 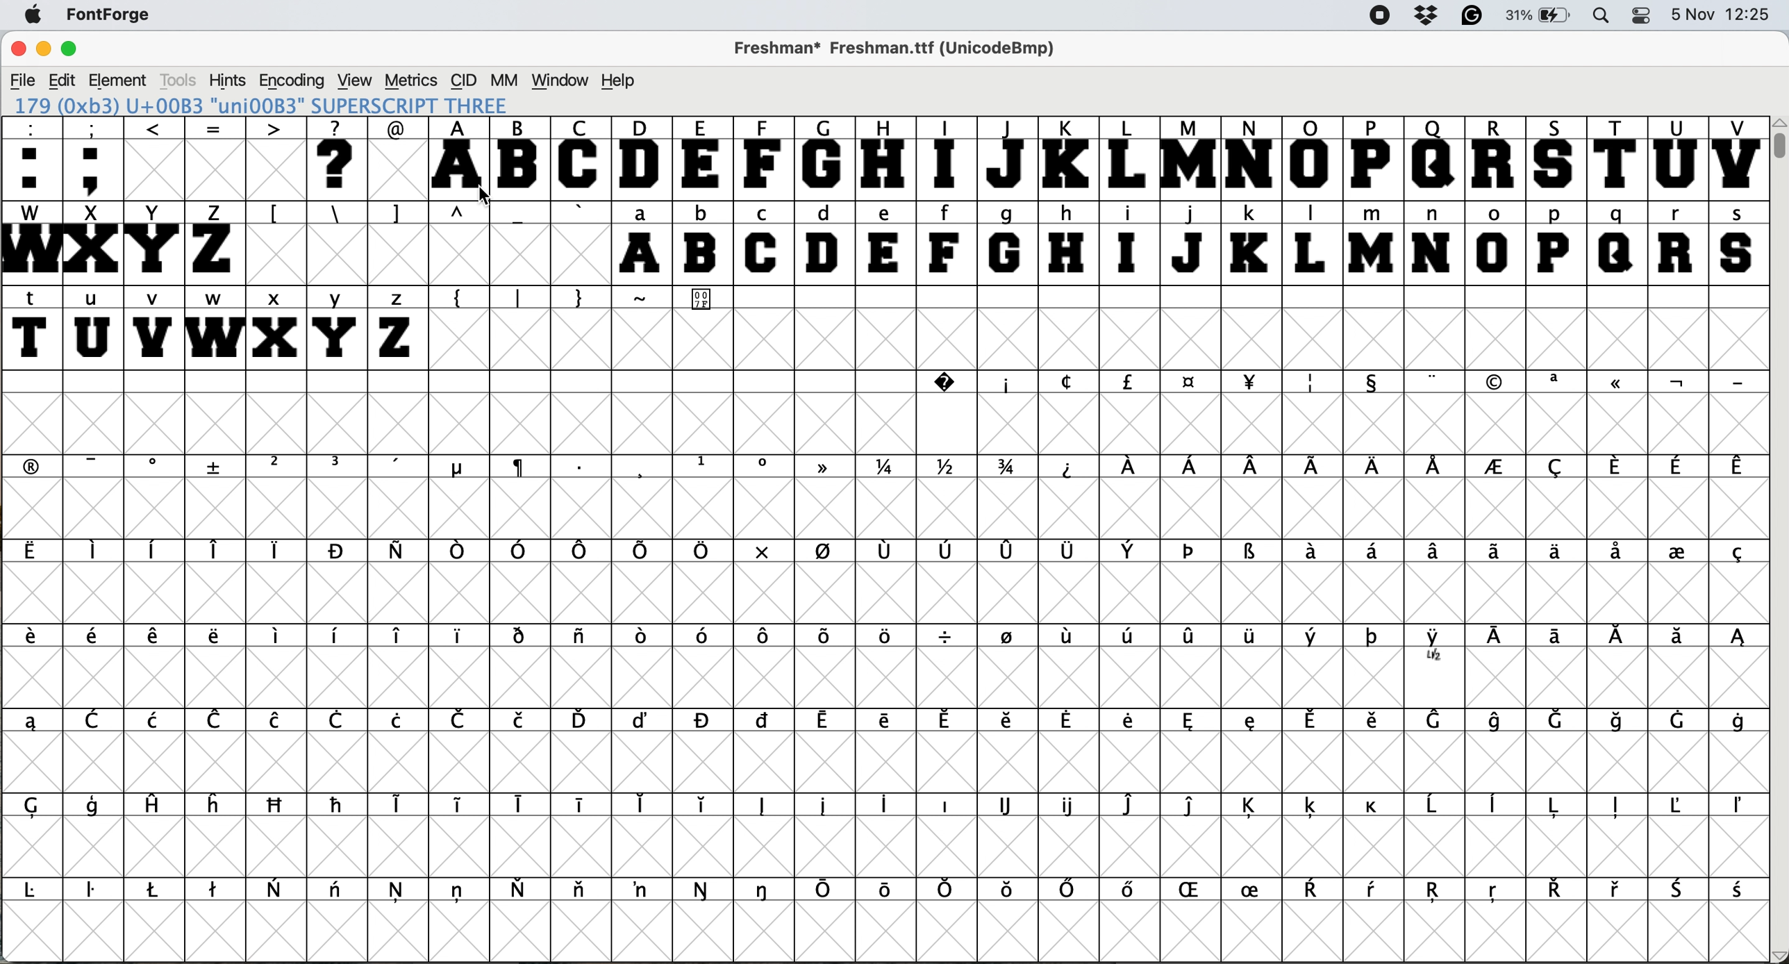 What do you see at coordinates (217, 467) in the screenshot?
I see `symbol` at bounding box center [217, 467].